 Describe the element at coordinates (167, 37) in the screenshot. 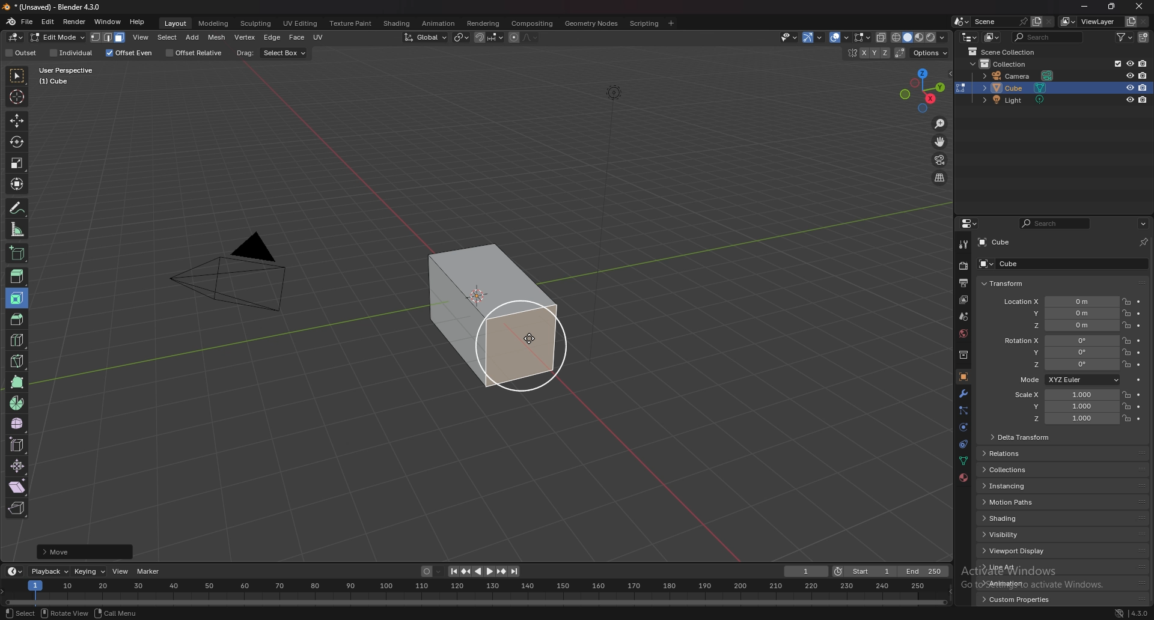

I see `select` at that location.